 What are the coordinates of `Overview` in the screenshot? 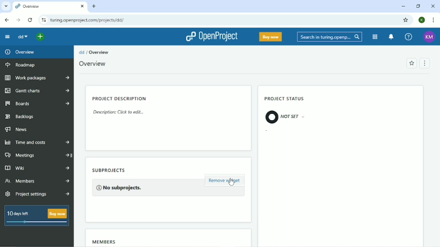 It's located at (93, 64).